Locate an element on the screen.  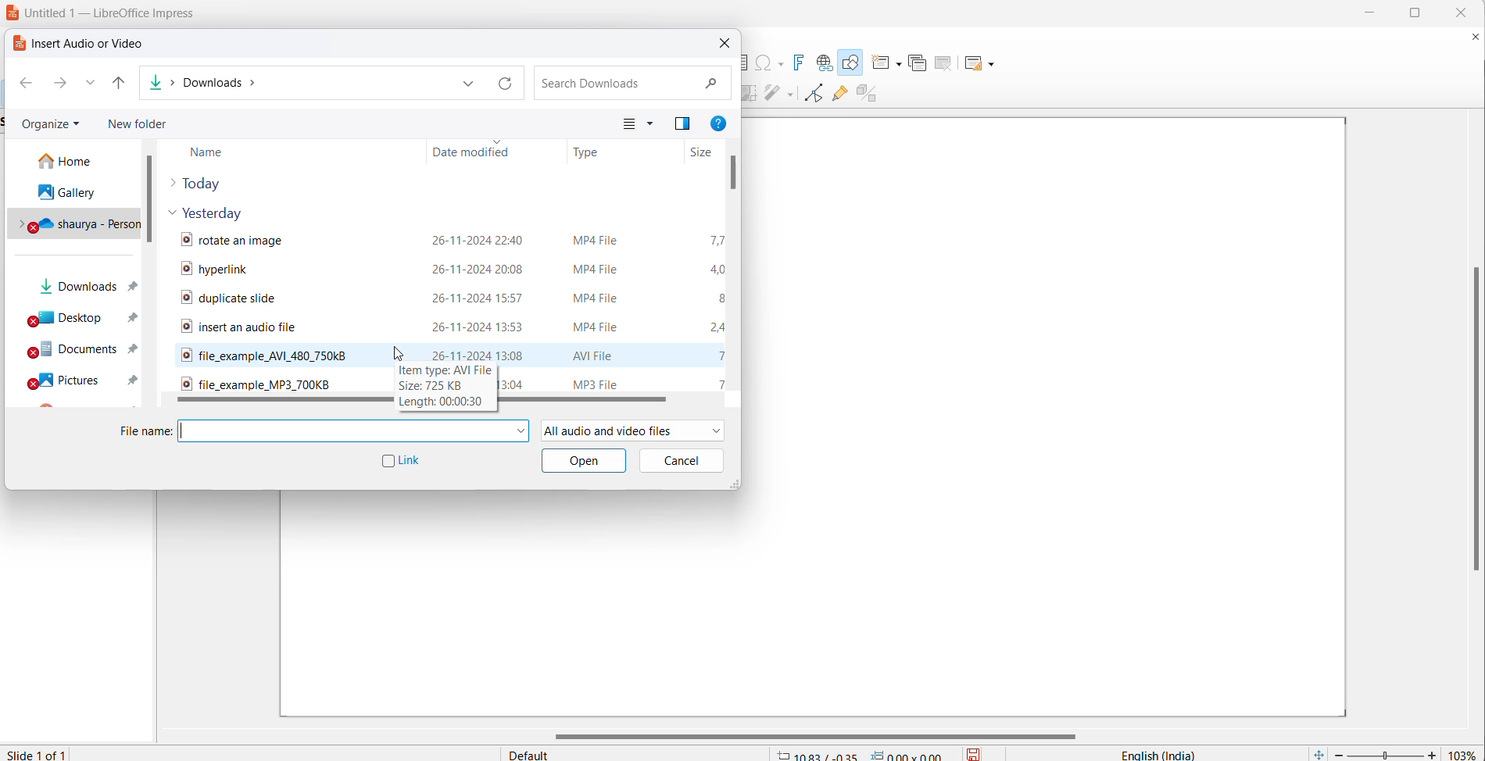
hover text is located at coordinates (443, 391).